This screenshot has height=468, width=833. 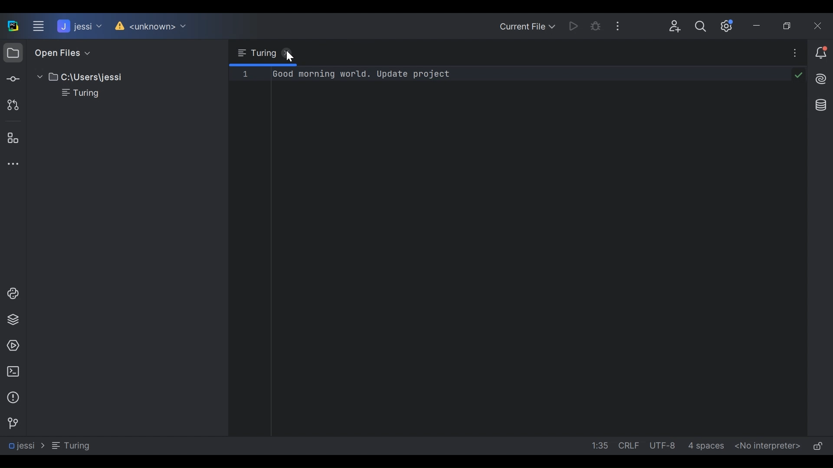 What do you see at coordinates (821, 105) in the screenshot?
I see `Database` at bounding box center [821, 105].